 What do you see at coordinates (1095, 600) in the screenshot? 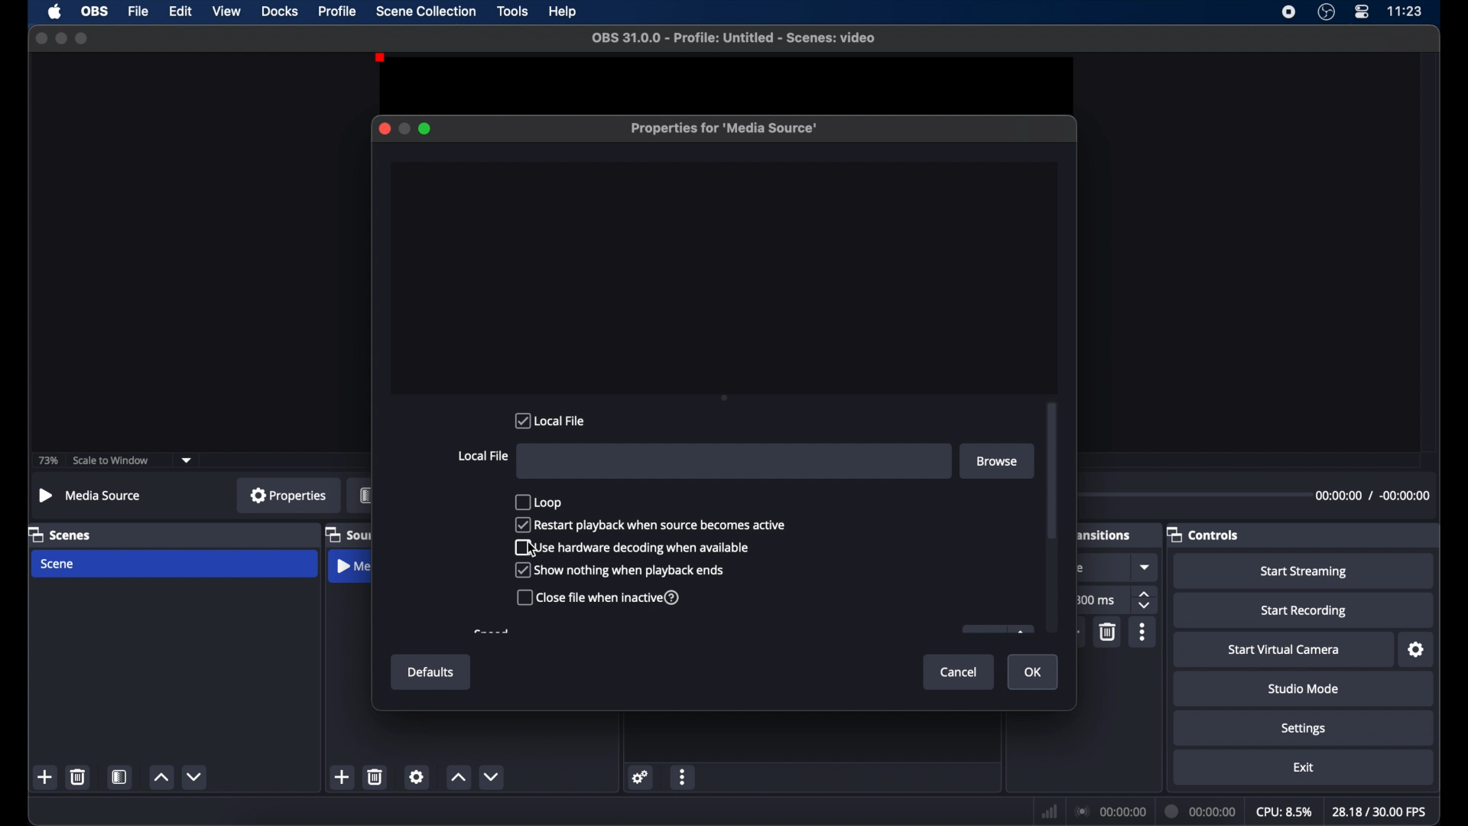
I see `300 ms` at bounding box center [1095, 600].